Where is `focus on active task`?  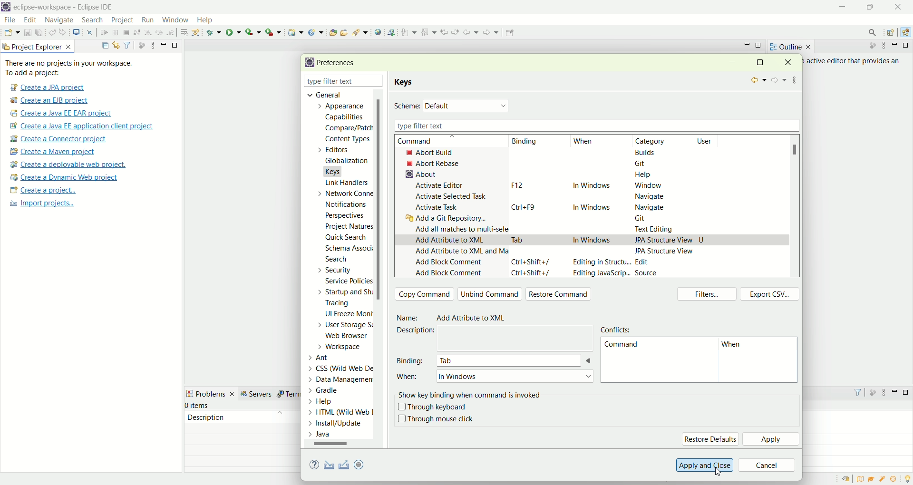 focus on active task is located at coordinates (141, 45).